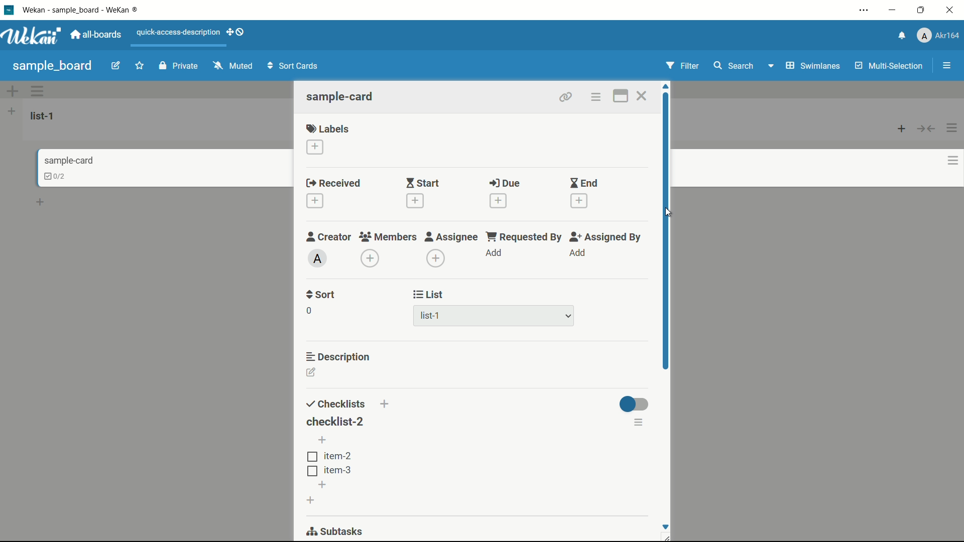 The height and width of the screenshot is (542, 964). Describe the element at coordinates (385, 404) in the screenshot. I see `add checklist` at that location.